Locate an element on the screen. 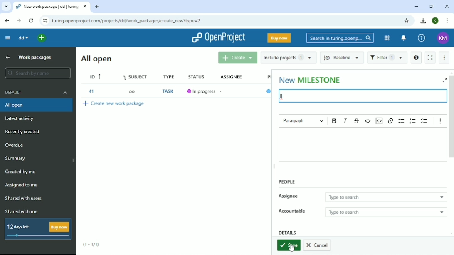 Image resolution: width=454 pixels, height=255 pixels. Shared with me is located at coordinates (20, 211).